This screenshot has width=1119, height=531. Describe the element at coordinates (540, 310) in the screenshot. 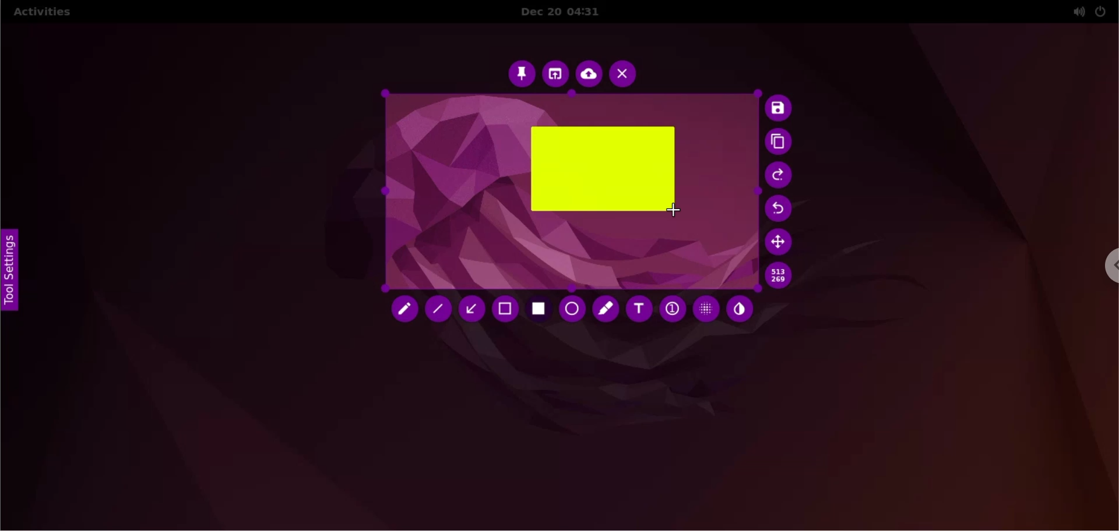

I see `rectangle tool` at that location.